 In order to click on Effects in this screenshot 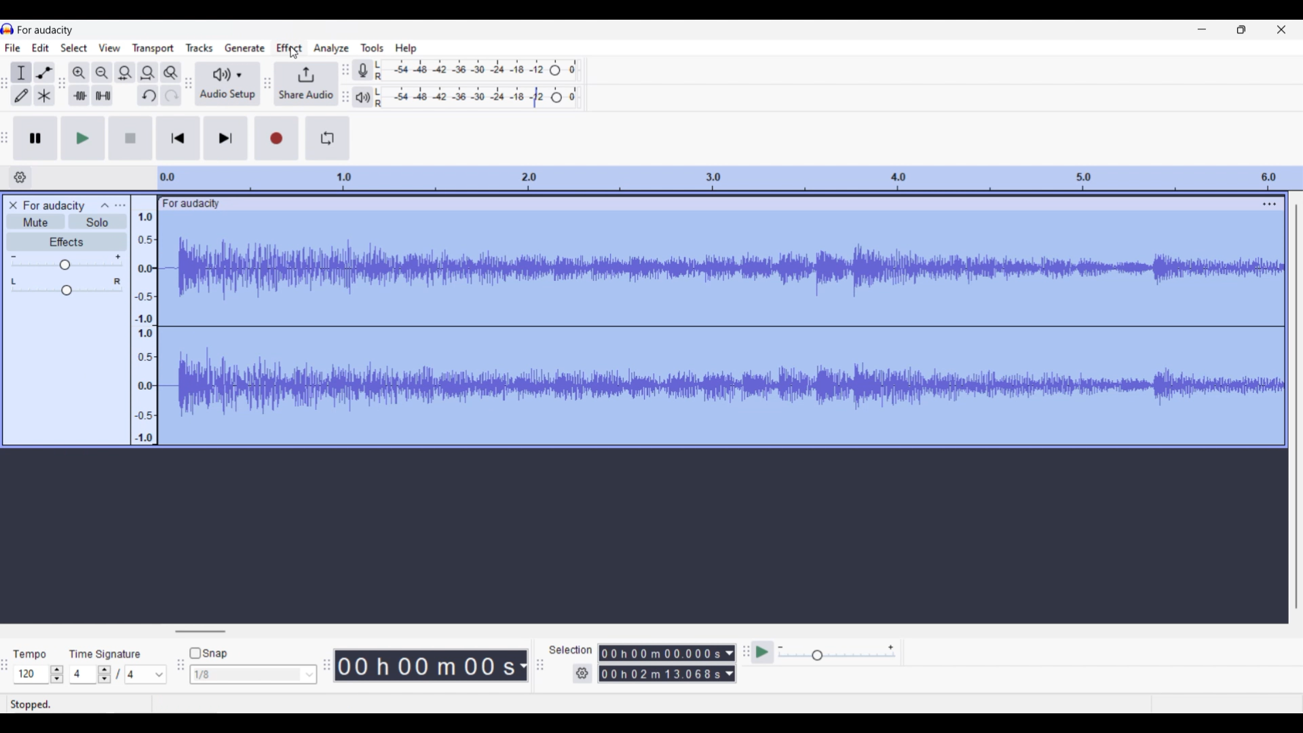, I will do `click(48, 242)`.